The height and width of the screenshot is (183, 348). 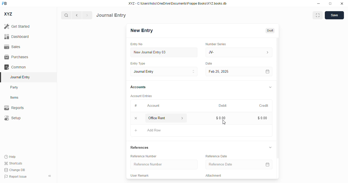 I want to click on reference number, so click(x=143, y=156).